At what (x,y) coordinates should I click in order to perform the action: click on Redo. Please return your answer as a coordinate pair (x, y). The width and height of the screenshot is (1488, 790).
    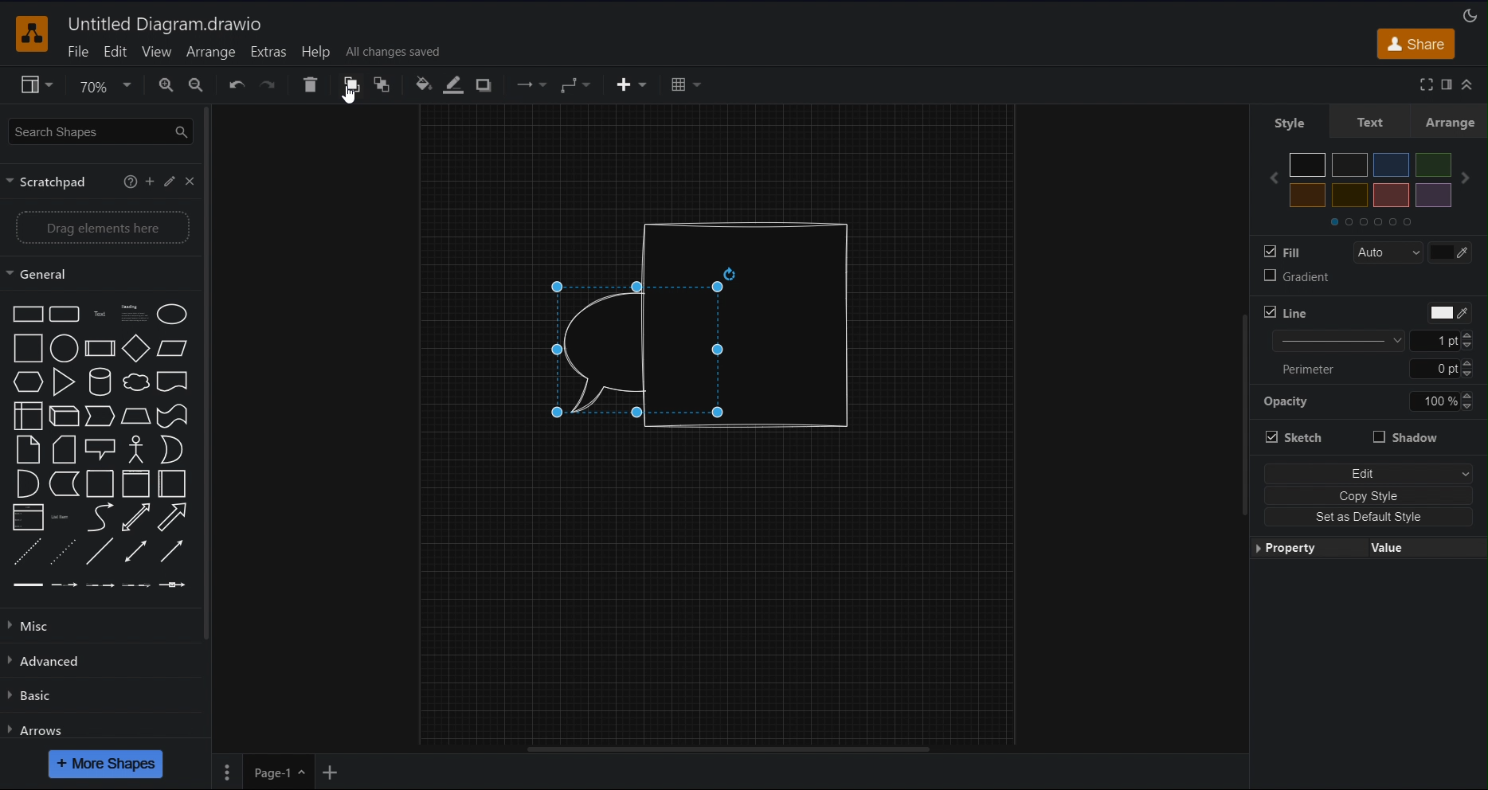
    Looking at the image, I should click on (269, 84).